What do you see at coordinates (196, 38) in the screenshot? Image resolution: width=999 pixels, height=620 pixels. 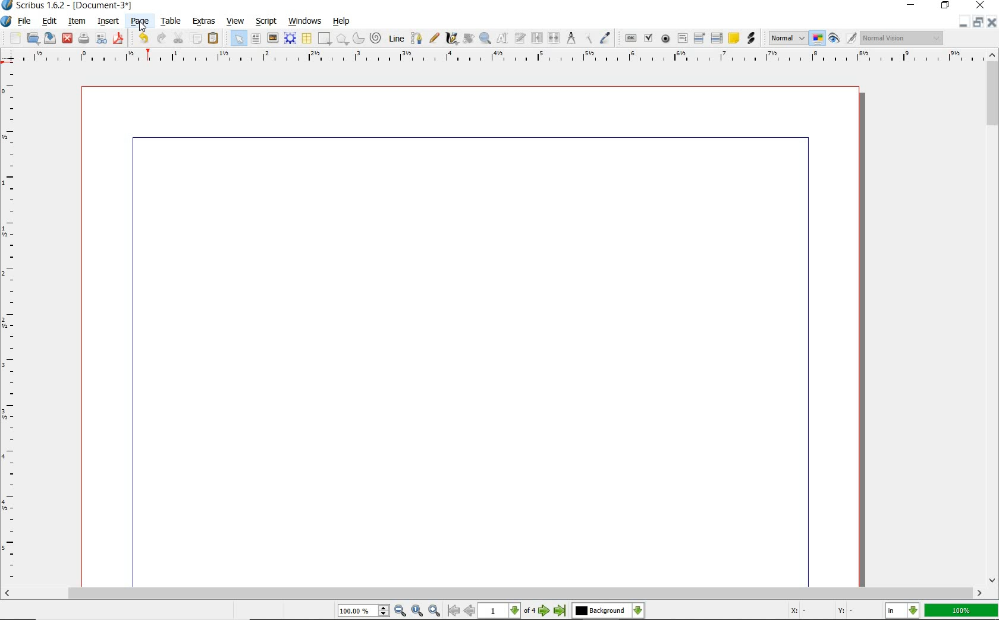 I see `copy` at bounding box center [196, 38].